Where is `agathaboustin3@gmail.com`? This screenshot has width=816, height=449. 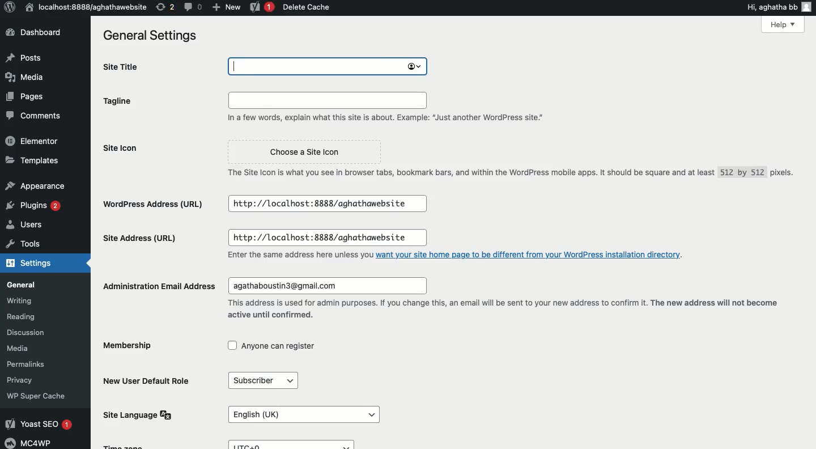
agathaboustin3@gmail.com is located at coordinates (328, 286).